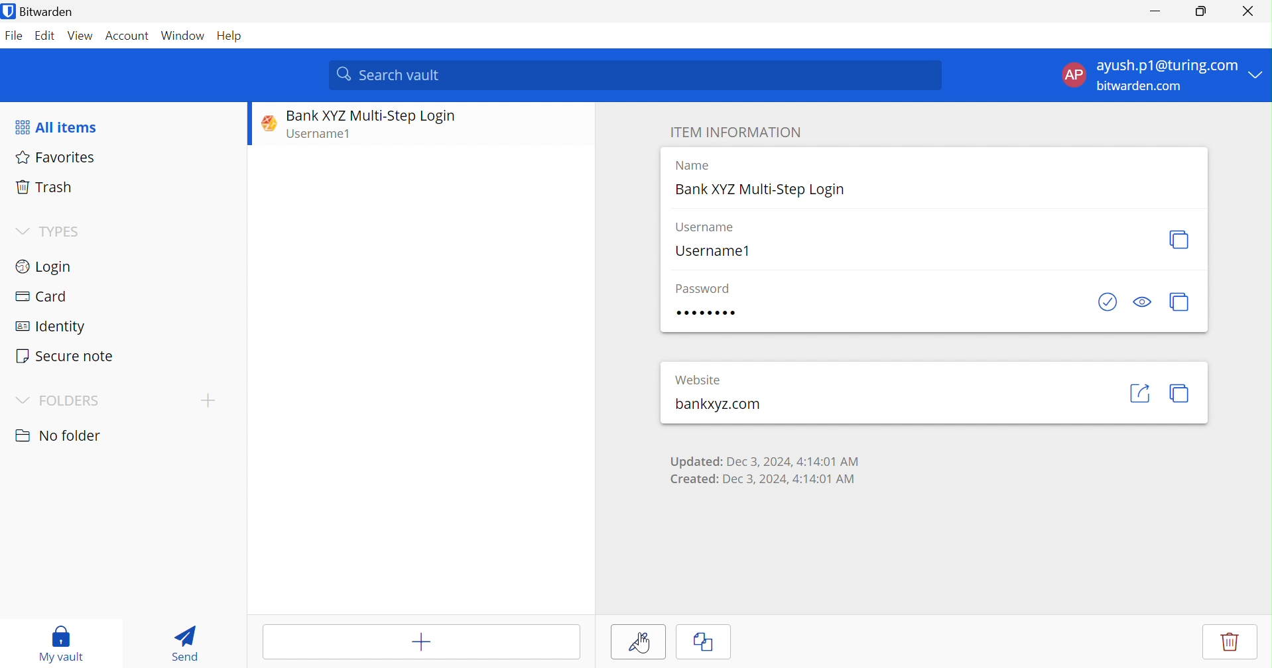  What do you see at coordinates (208, 400) in the screenshot?
I see `Add folder` at bounding box center [208, 400].